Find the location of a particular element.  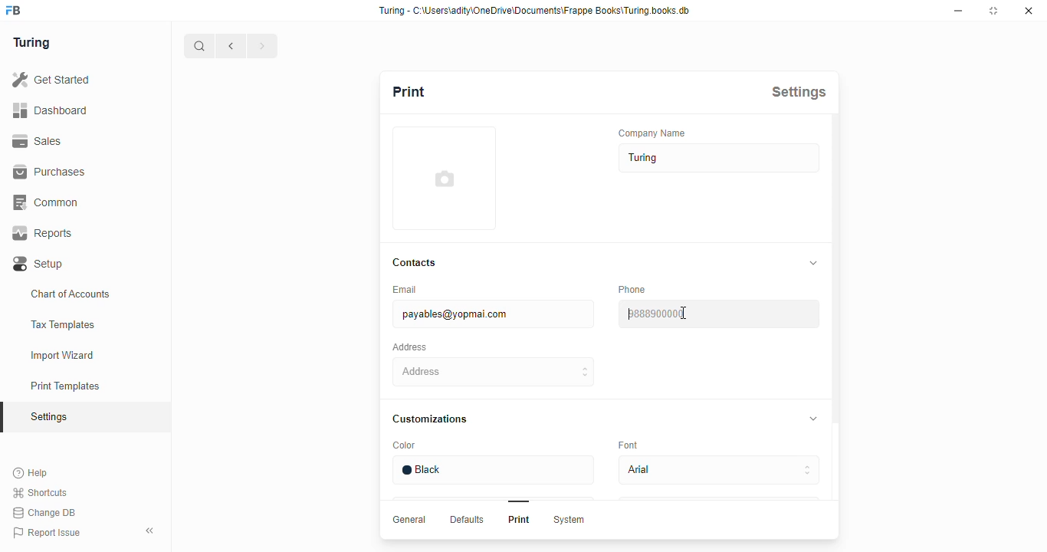

cursor is located at coordinates (686, 312).